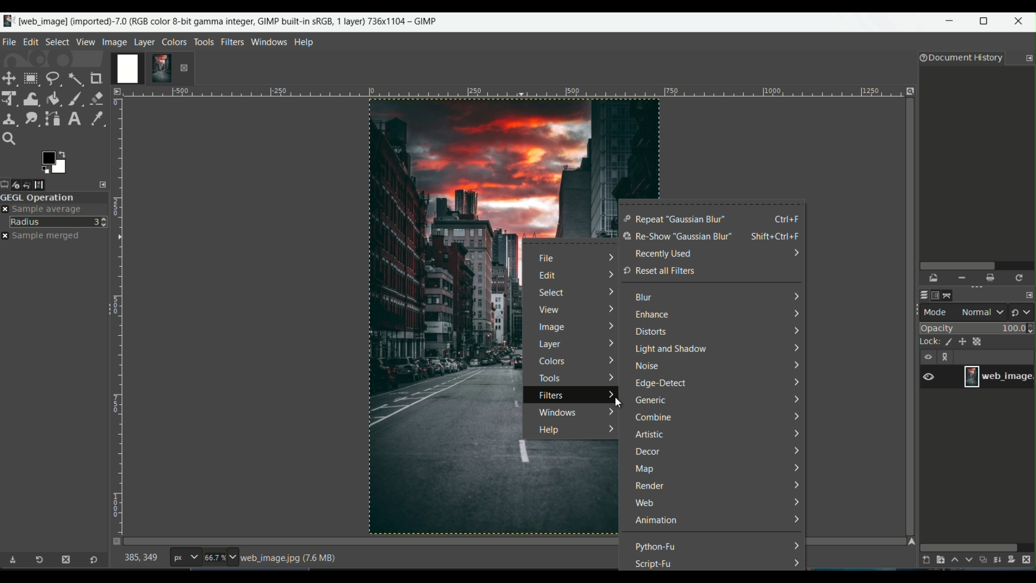 The width and height of the screenshot is (1036, 583). What do you see at coordinates (185, 558) in the screenshot?
I see `measurement scale` at bounding box center [185, 558].